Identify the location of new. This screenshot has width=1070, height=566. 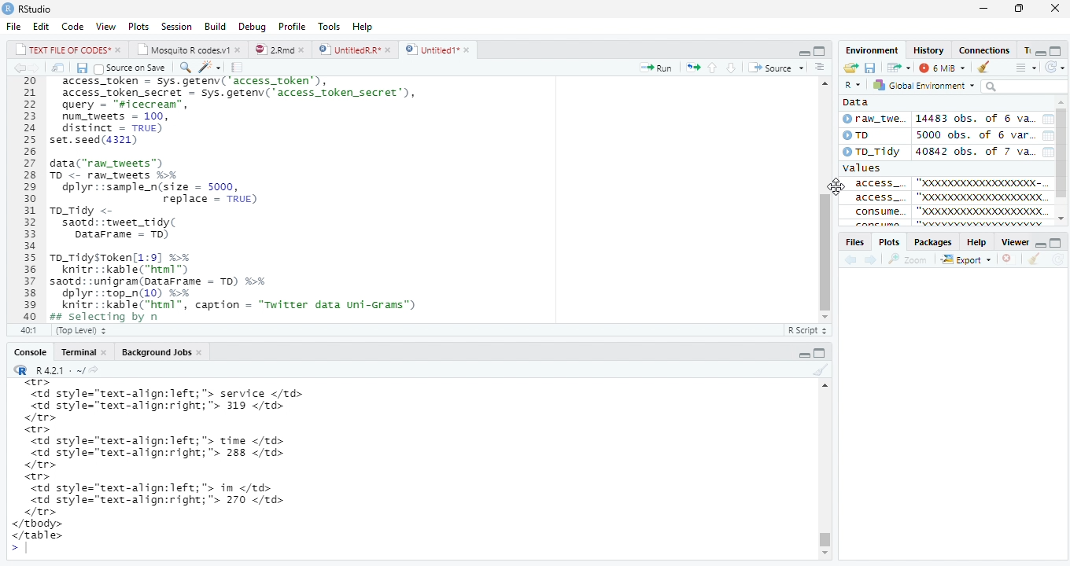
(854, 67).